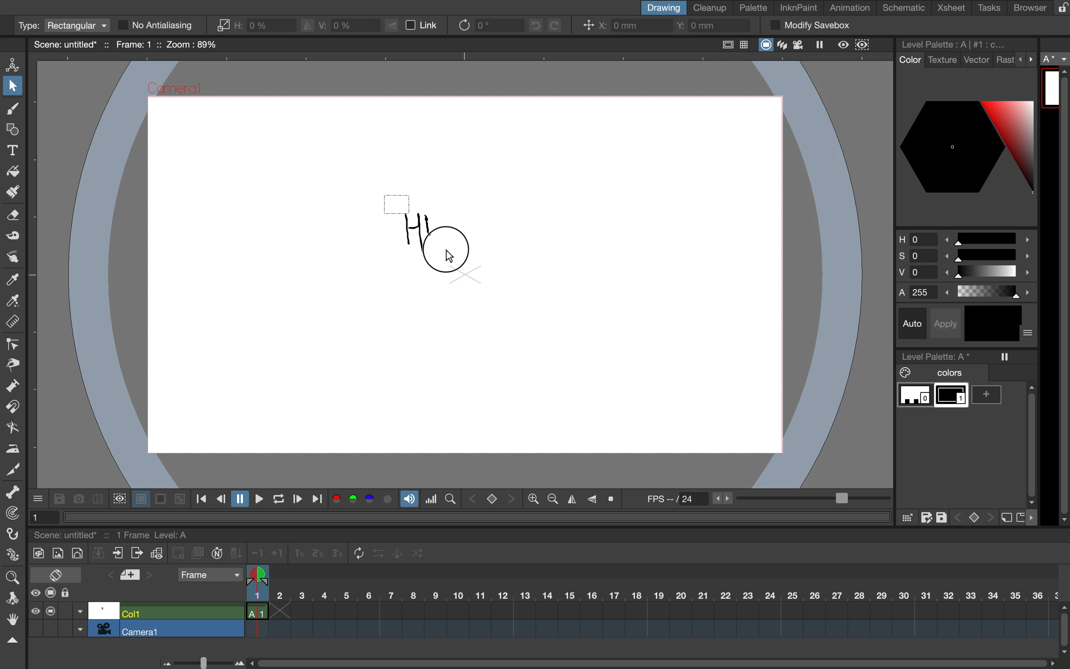  I want to click on create blank drawing, so click(180, 553).